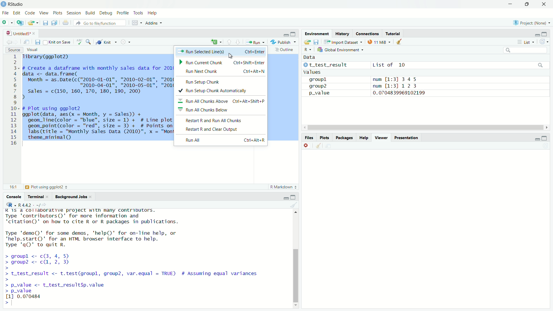 This screenshot has height=311, width=553. I want to click on refresh the workspace, so click(544, 42).